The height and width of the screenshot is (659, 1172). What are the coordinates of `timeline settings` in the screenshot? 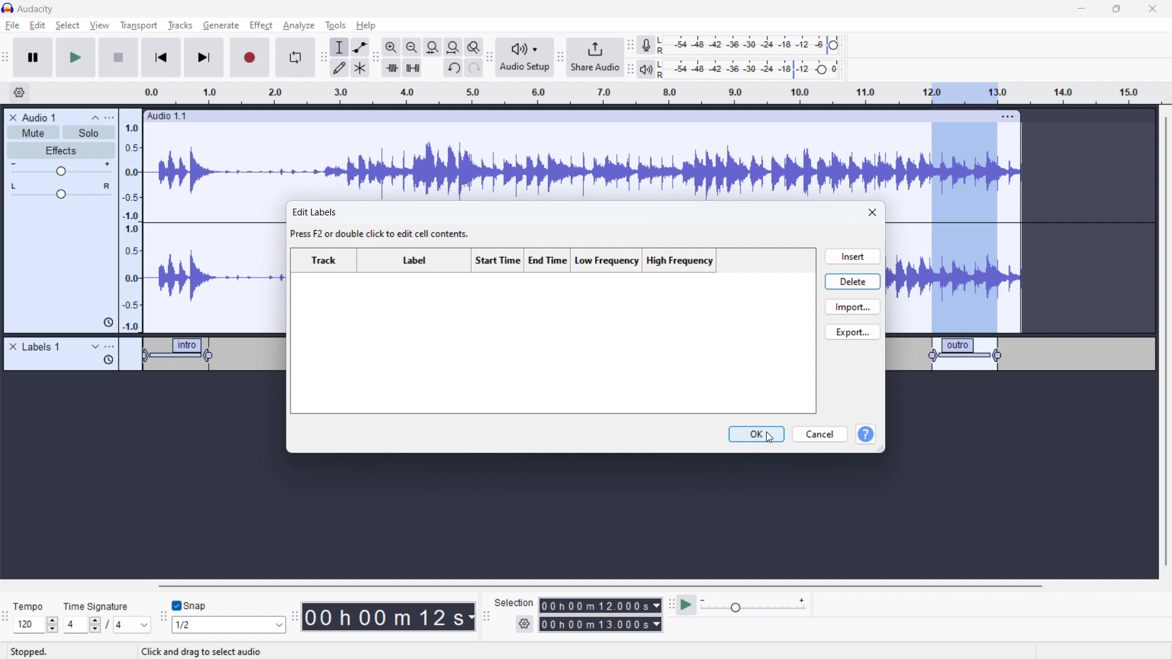 It's located at (19, 93).